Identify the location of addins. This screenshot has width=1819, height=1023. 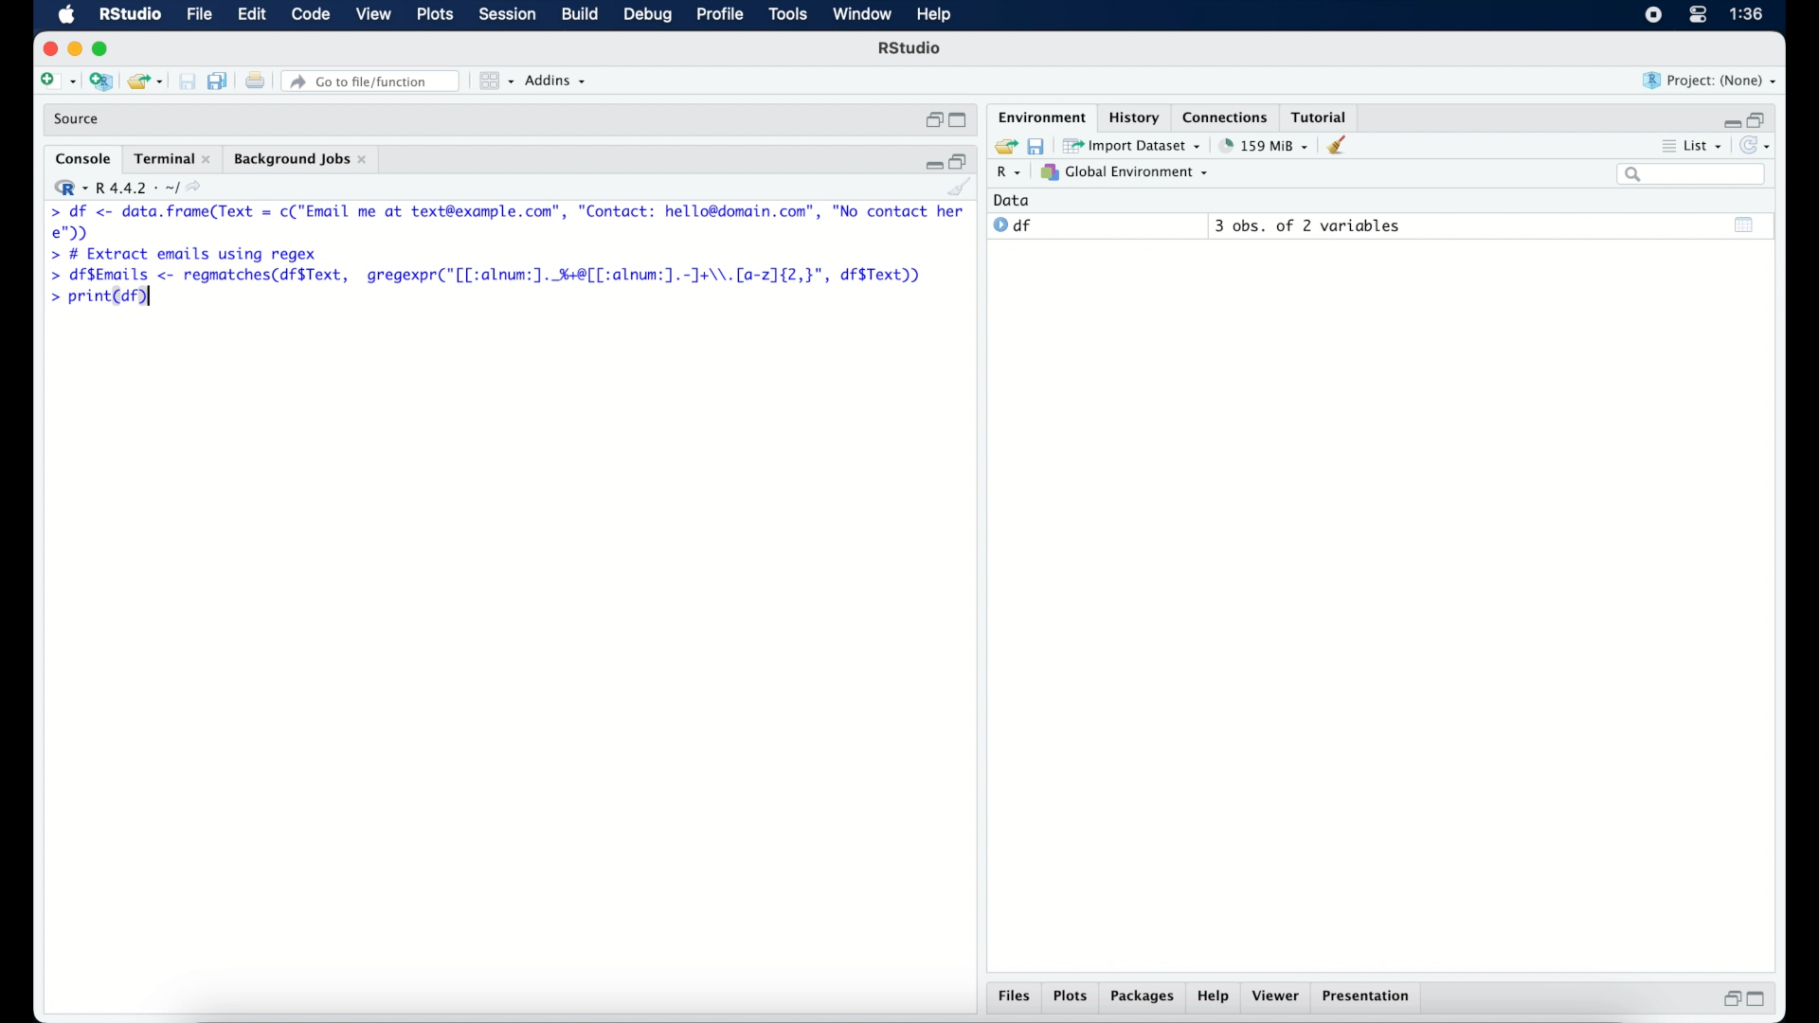
(557, 81).